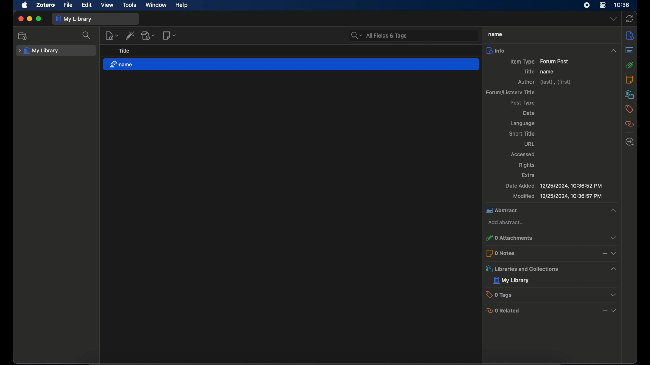  What do you see at coordinates (511, 93) in the screenshot?
I see `forum/listerv` at bounding box center [511, 93].